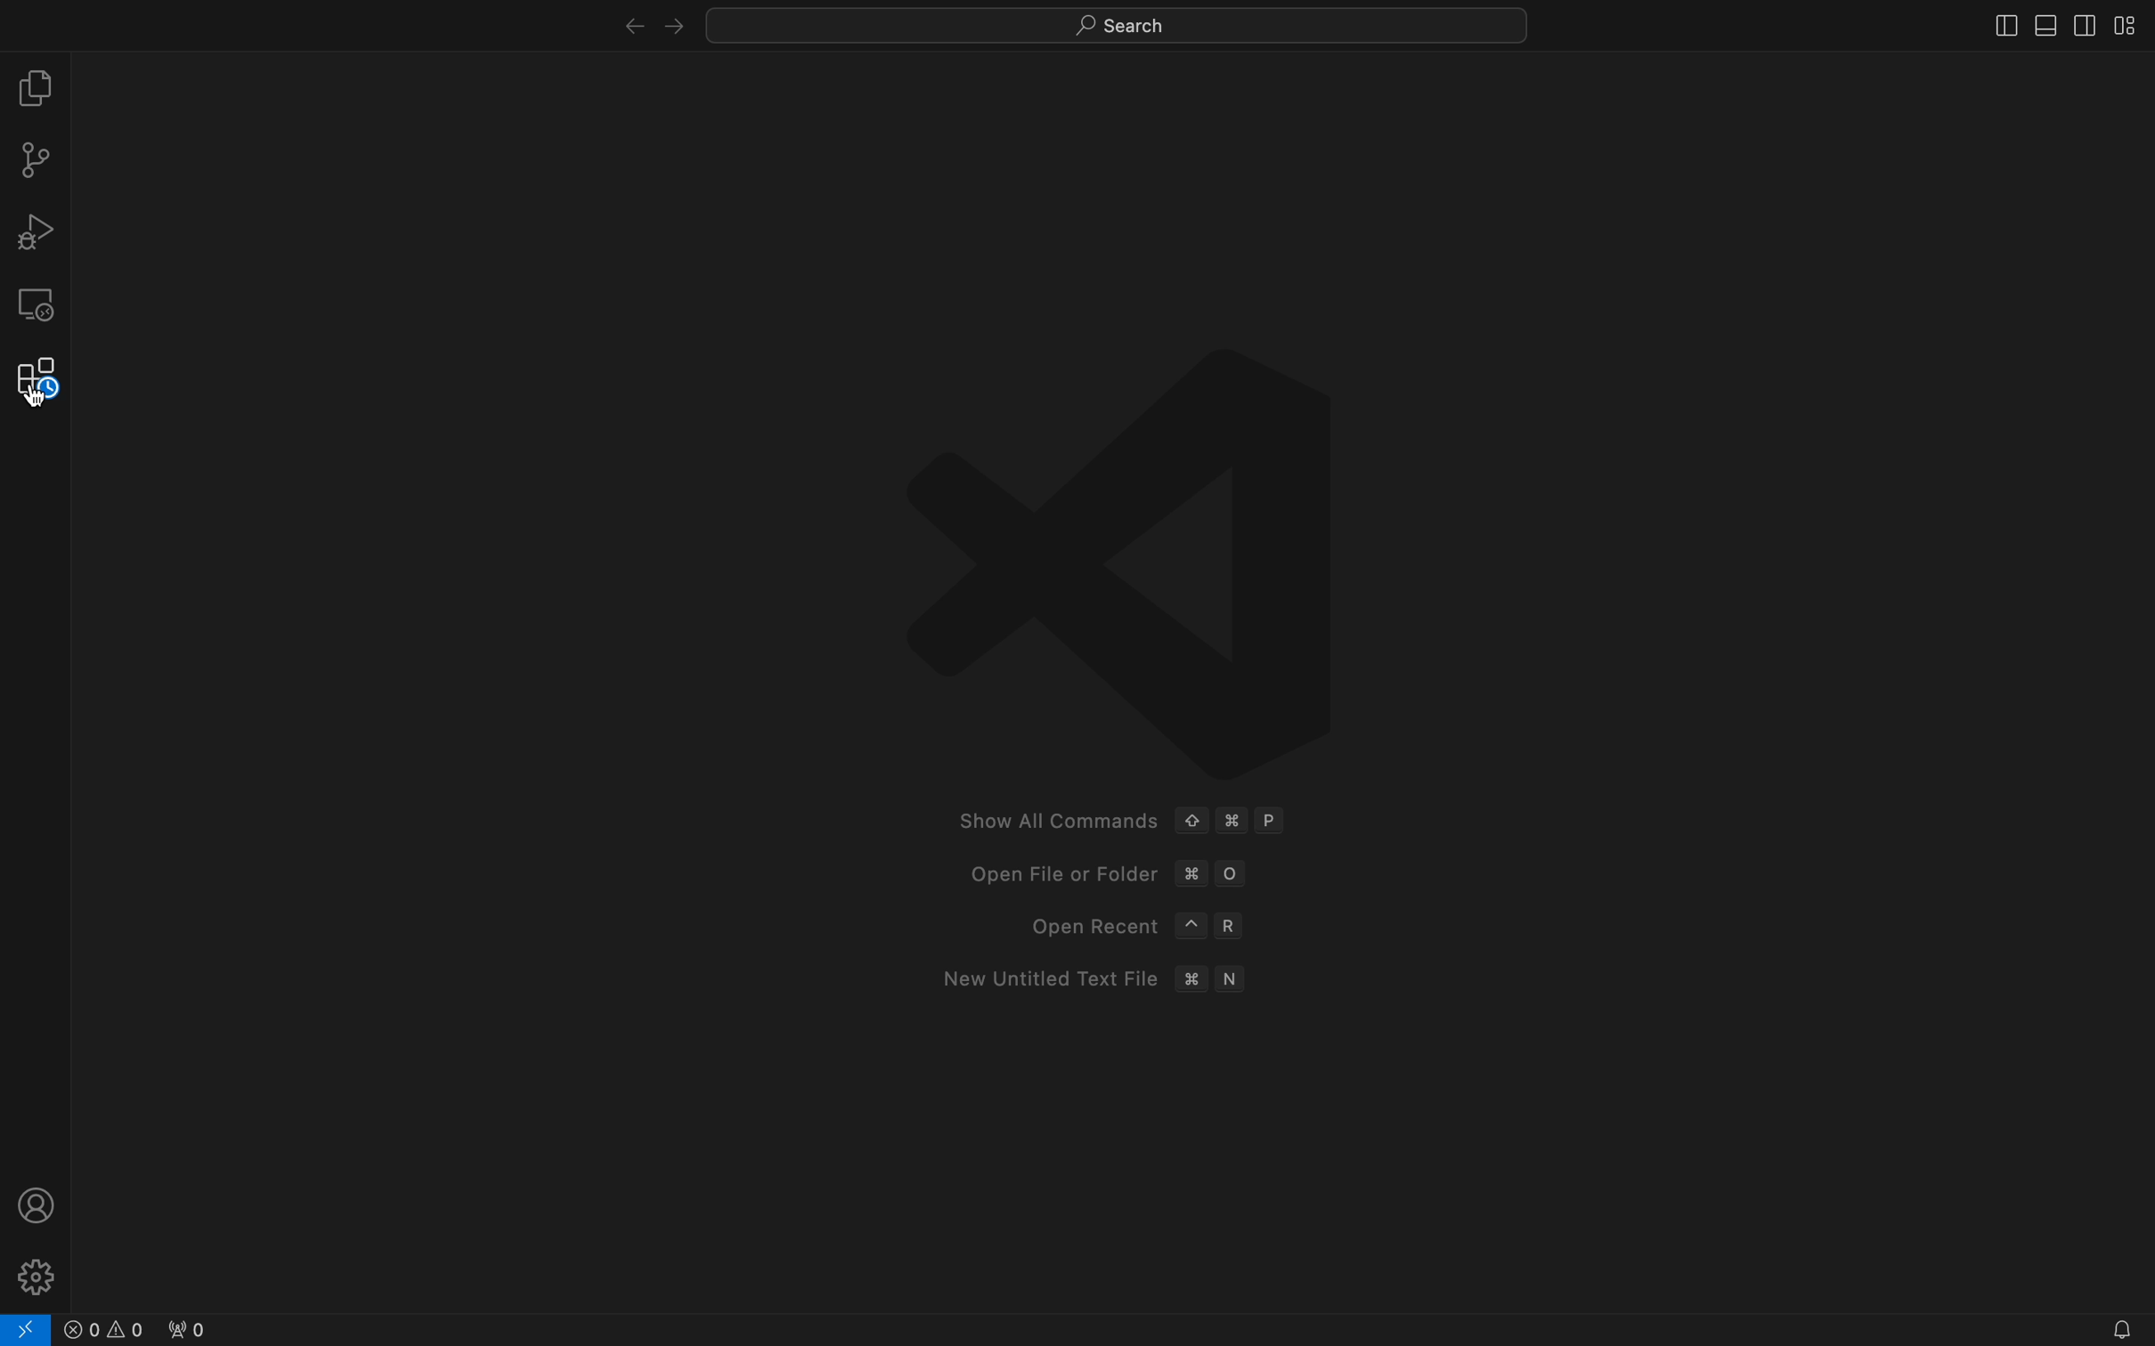 The height and width of the screenshot is (1346, 2155). Describe the element at coordinates (2084, 22) in the screenshot. I see `toggle secondary bar` at that location.